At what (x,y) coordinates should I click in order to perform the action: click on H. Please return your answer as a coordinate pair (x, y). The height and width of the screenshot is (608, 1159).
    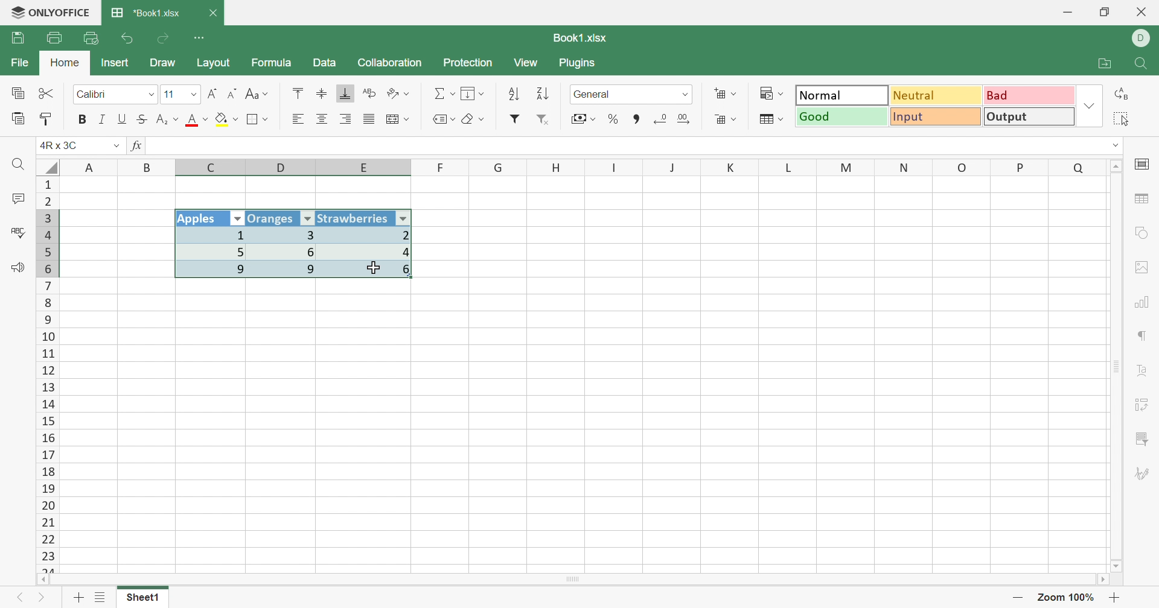
    Looking at the image, I should click on (557, 167).